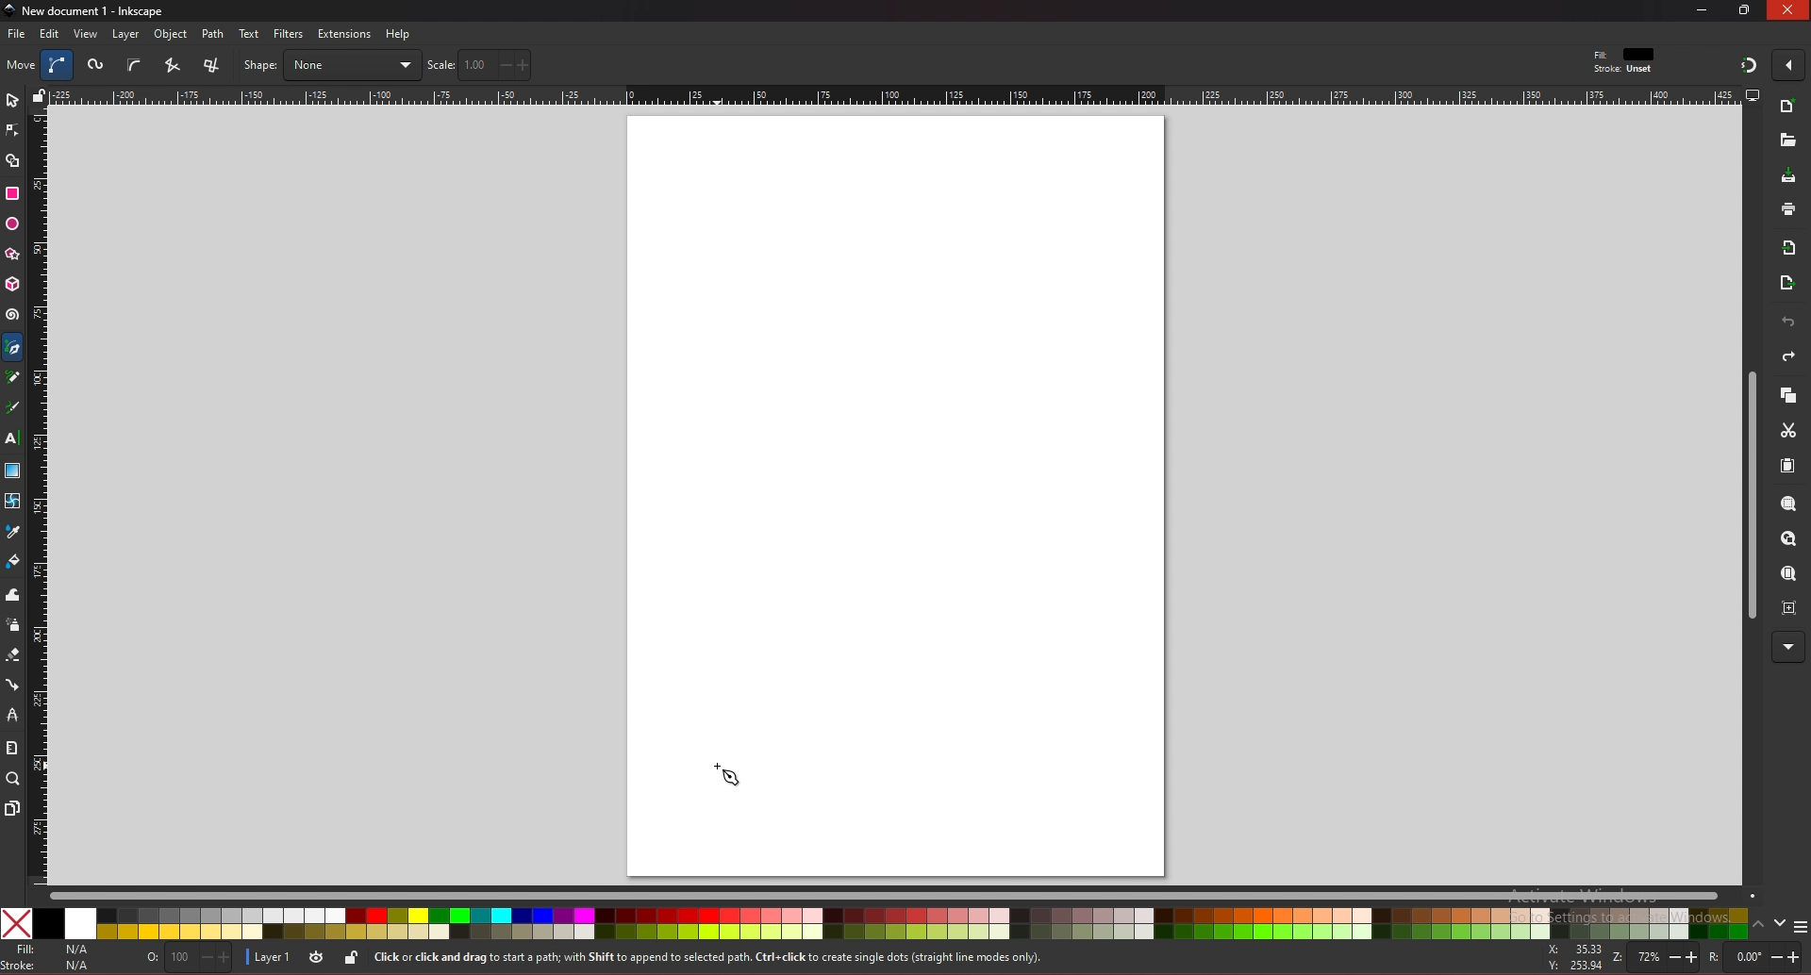 Image resolution: width=1811 pixels, height=975 pixels. I want to click on zoom centre page, so click(1791, 606).